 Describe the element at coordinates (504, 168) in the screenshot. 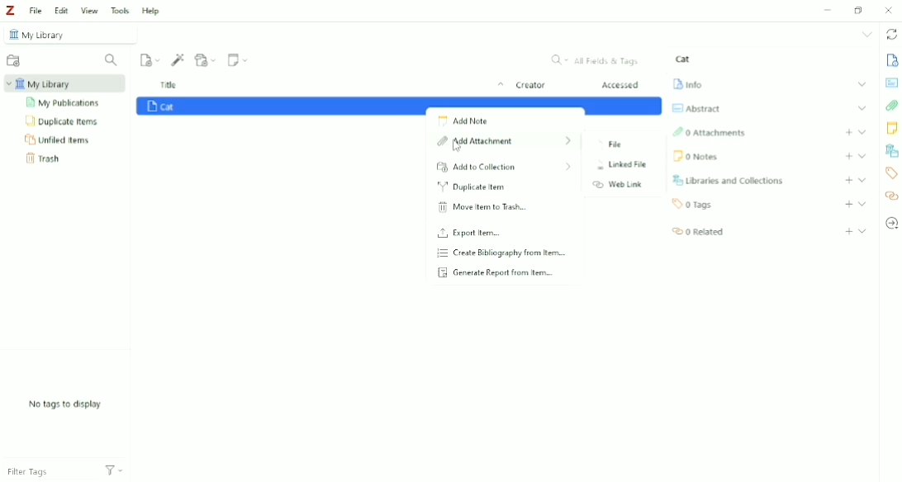

I see `Add to Collection` at that location.